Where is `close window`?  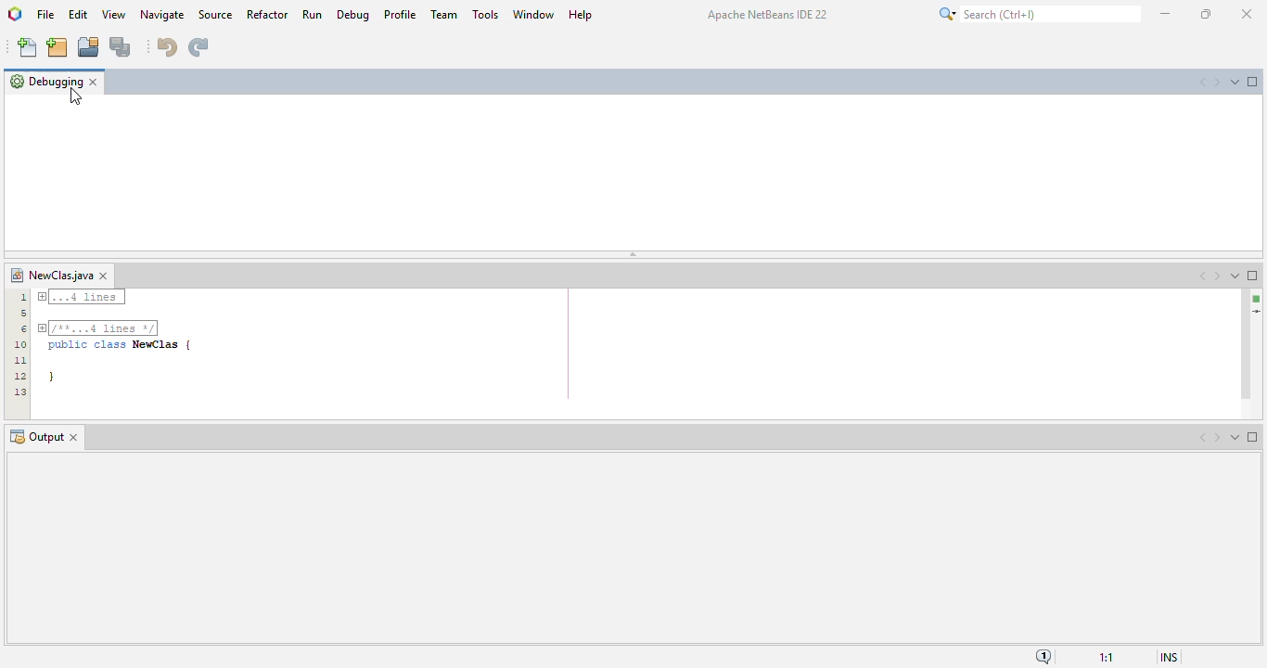
close window is located at coordinates (93, 82).